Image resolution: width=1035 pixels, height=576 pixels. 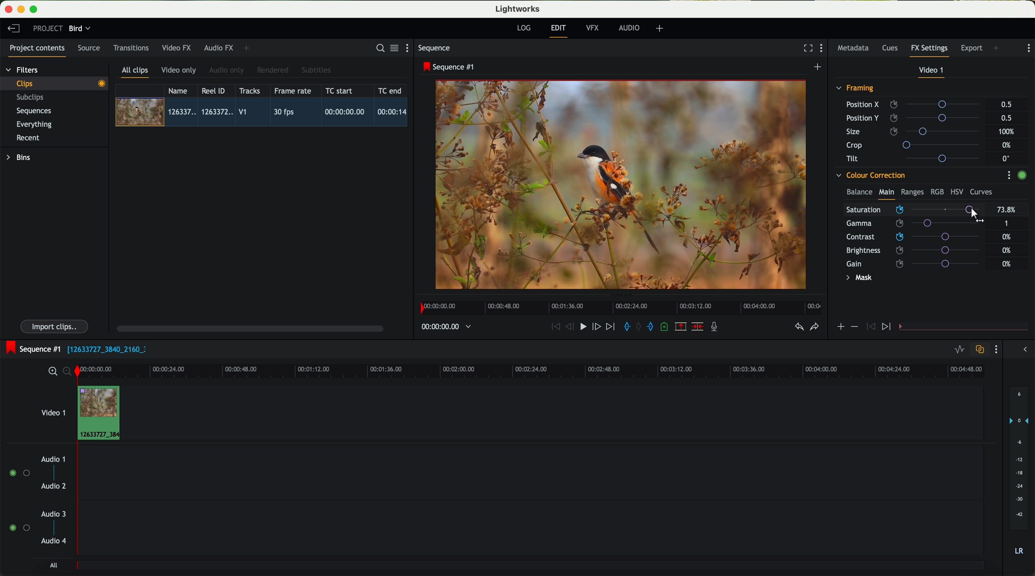 What do you see at coordinates (518, 8) in the screenshot?
I see `Lightworks` at bounding box center [518, 8].